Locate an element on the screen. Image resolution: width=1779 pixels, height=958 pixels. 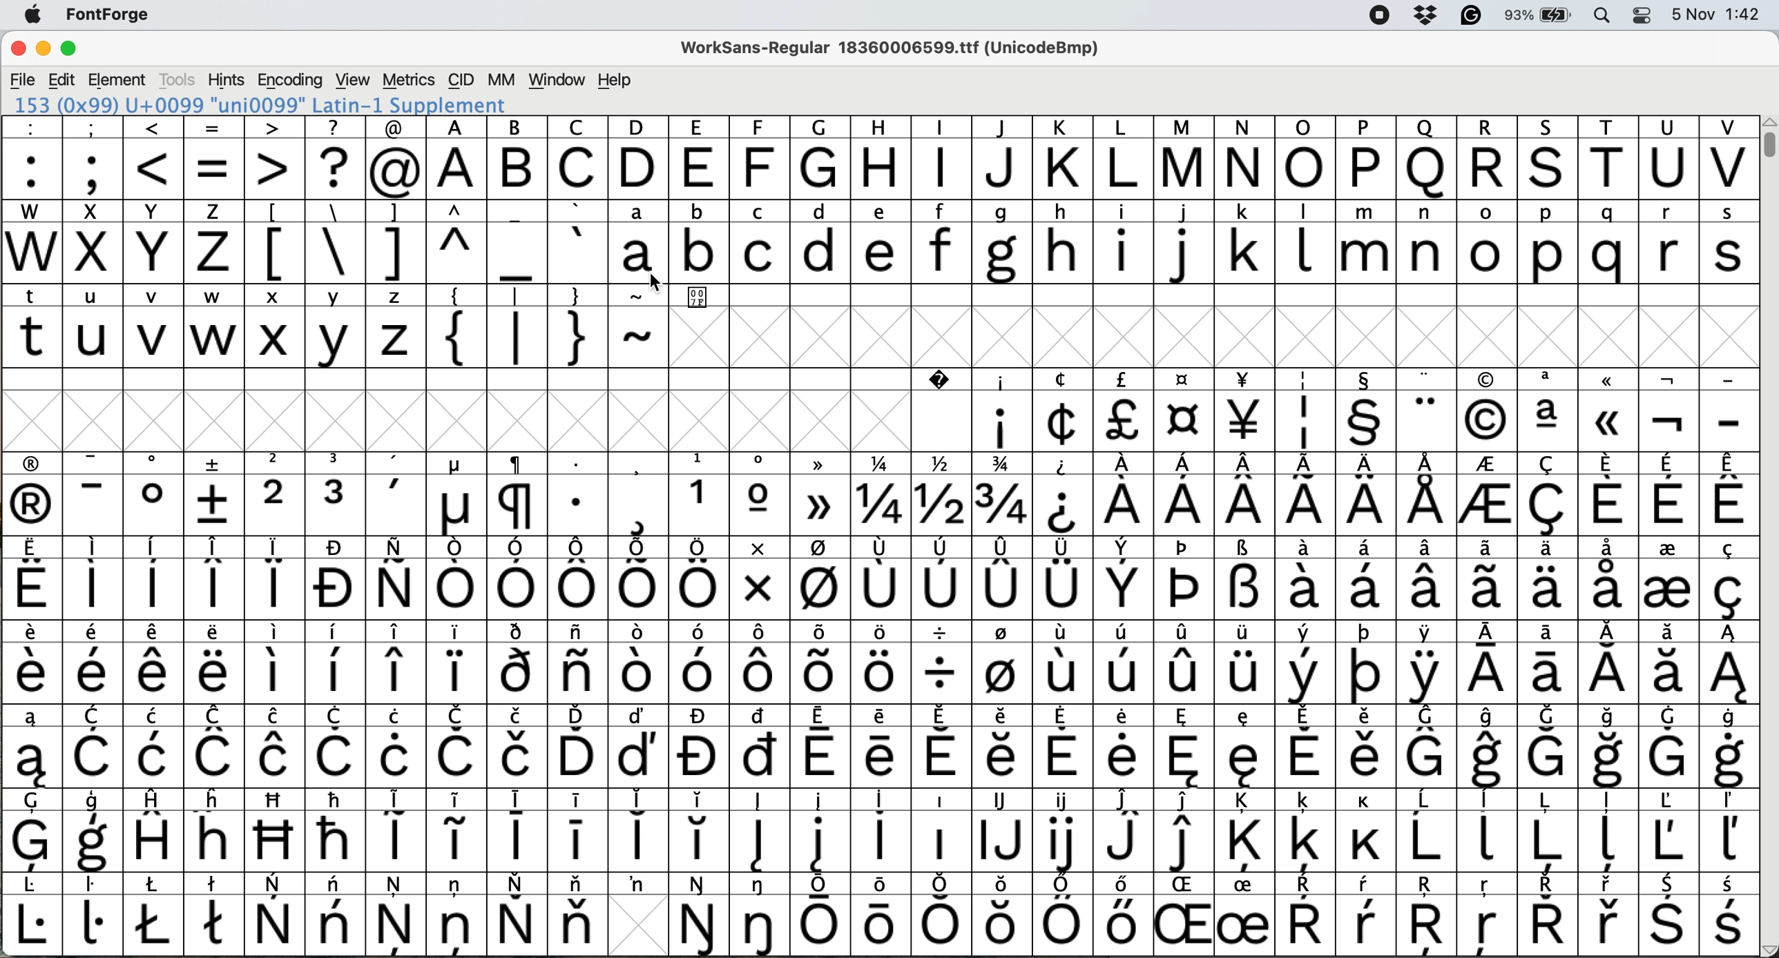
symbol is located at coordinates (33, 830).